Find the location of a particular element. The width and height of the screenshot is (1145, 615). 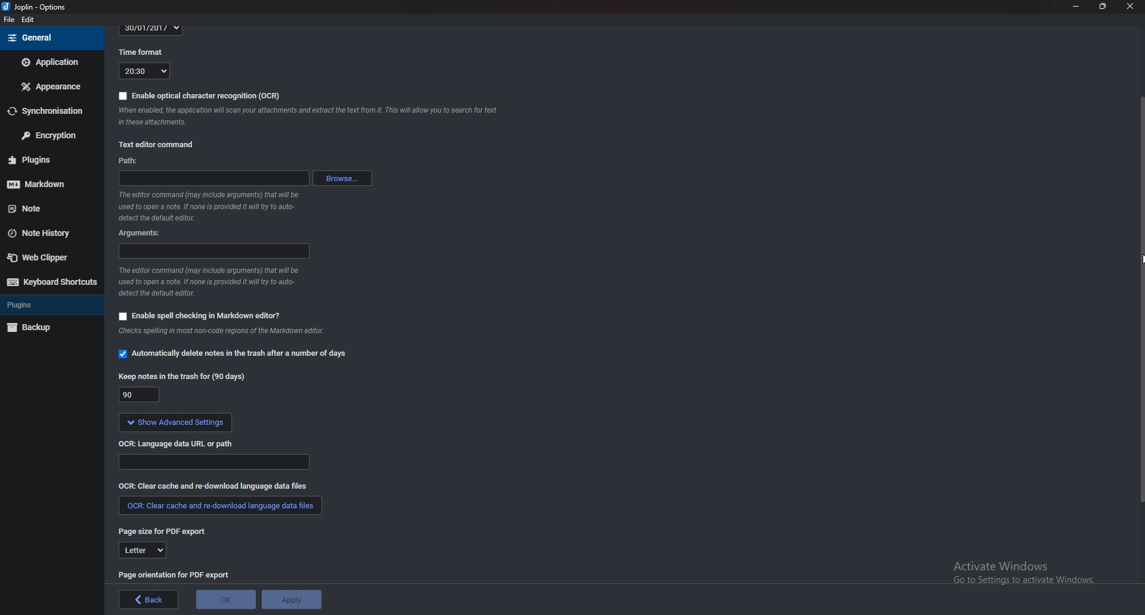

path is located at coordinates (213, 178).